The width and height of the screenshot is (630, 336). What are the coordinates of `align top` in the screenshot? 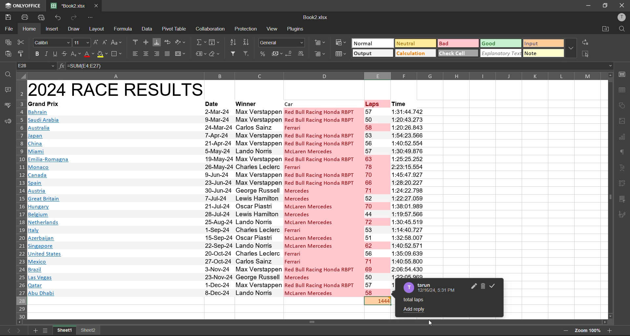 It's located at (135, 42).